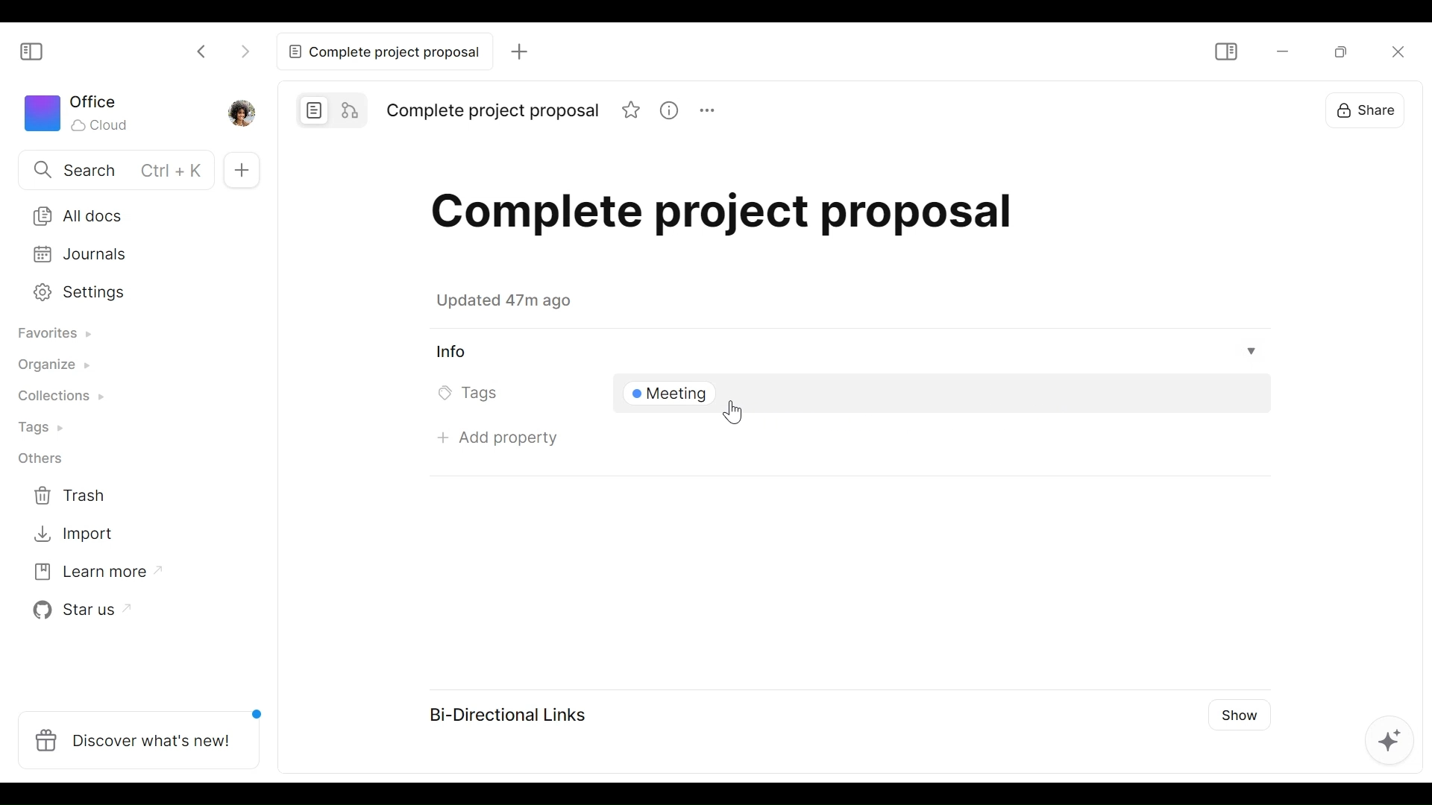 This screenshot has height=805, width=1432. I want to click on Bi-Directional Links, so click(514, 713).